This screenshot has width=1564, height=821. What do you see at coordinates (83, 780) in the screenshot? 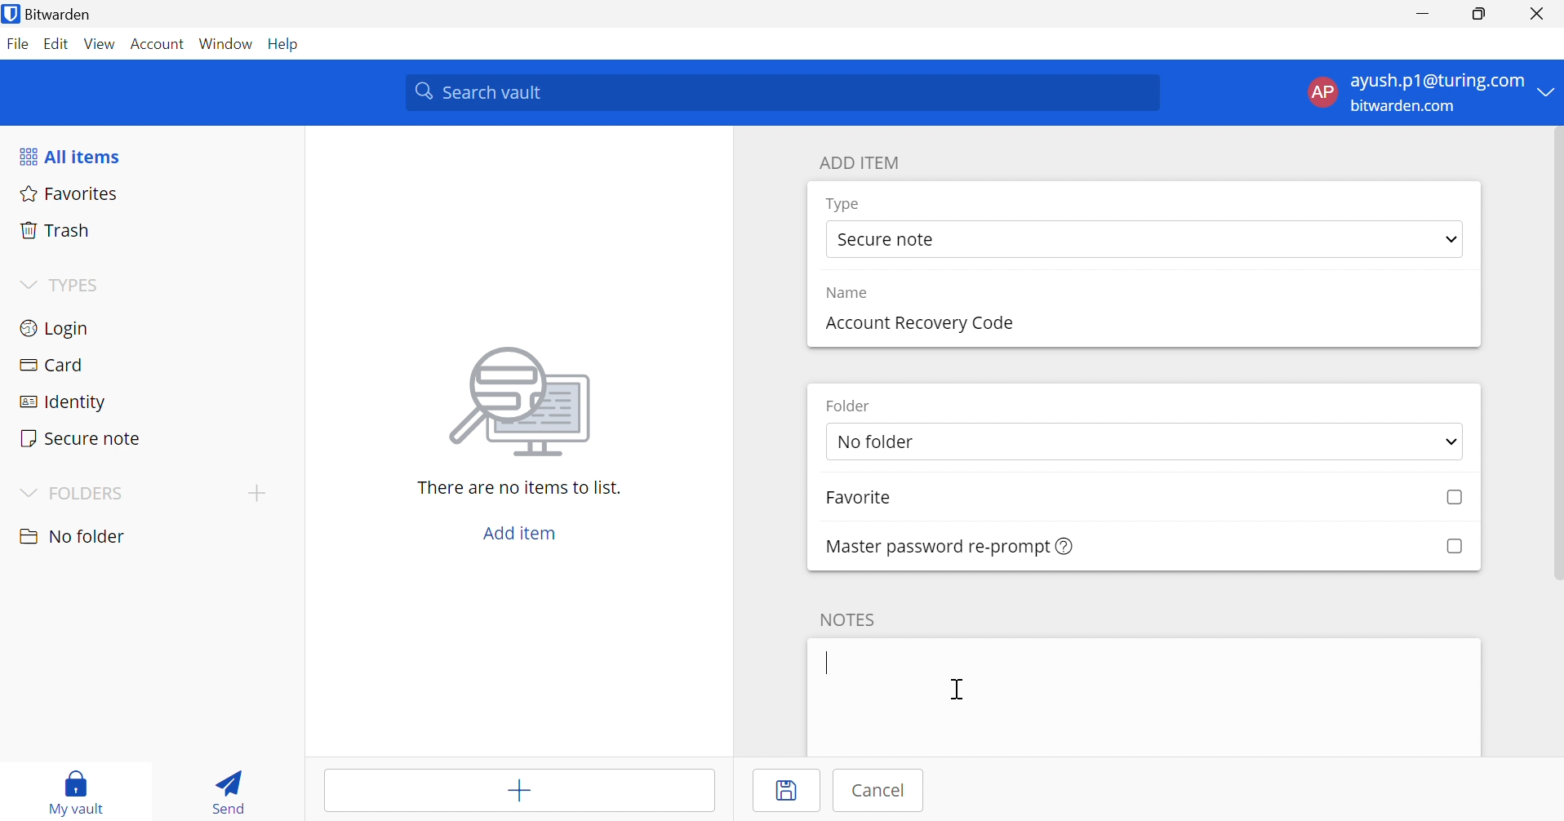
I see `My vault` at bounding box center [83, 780].